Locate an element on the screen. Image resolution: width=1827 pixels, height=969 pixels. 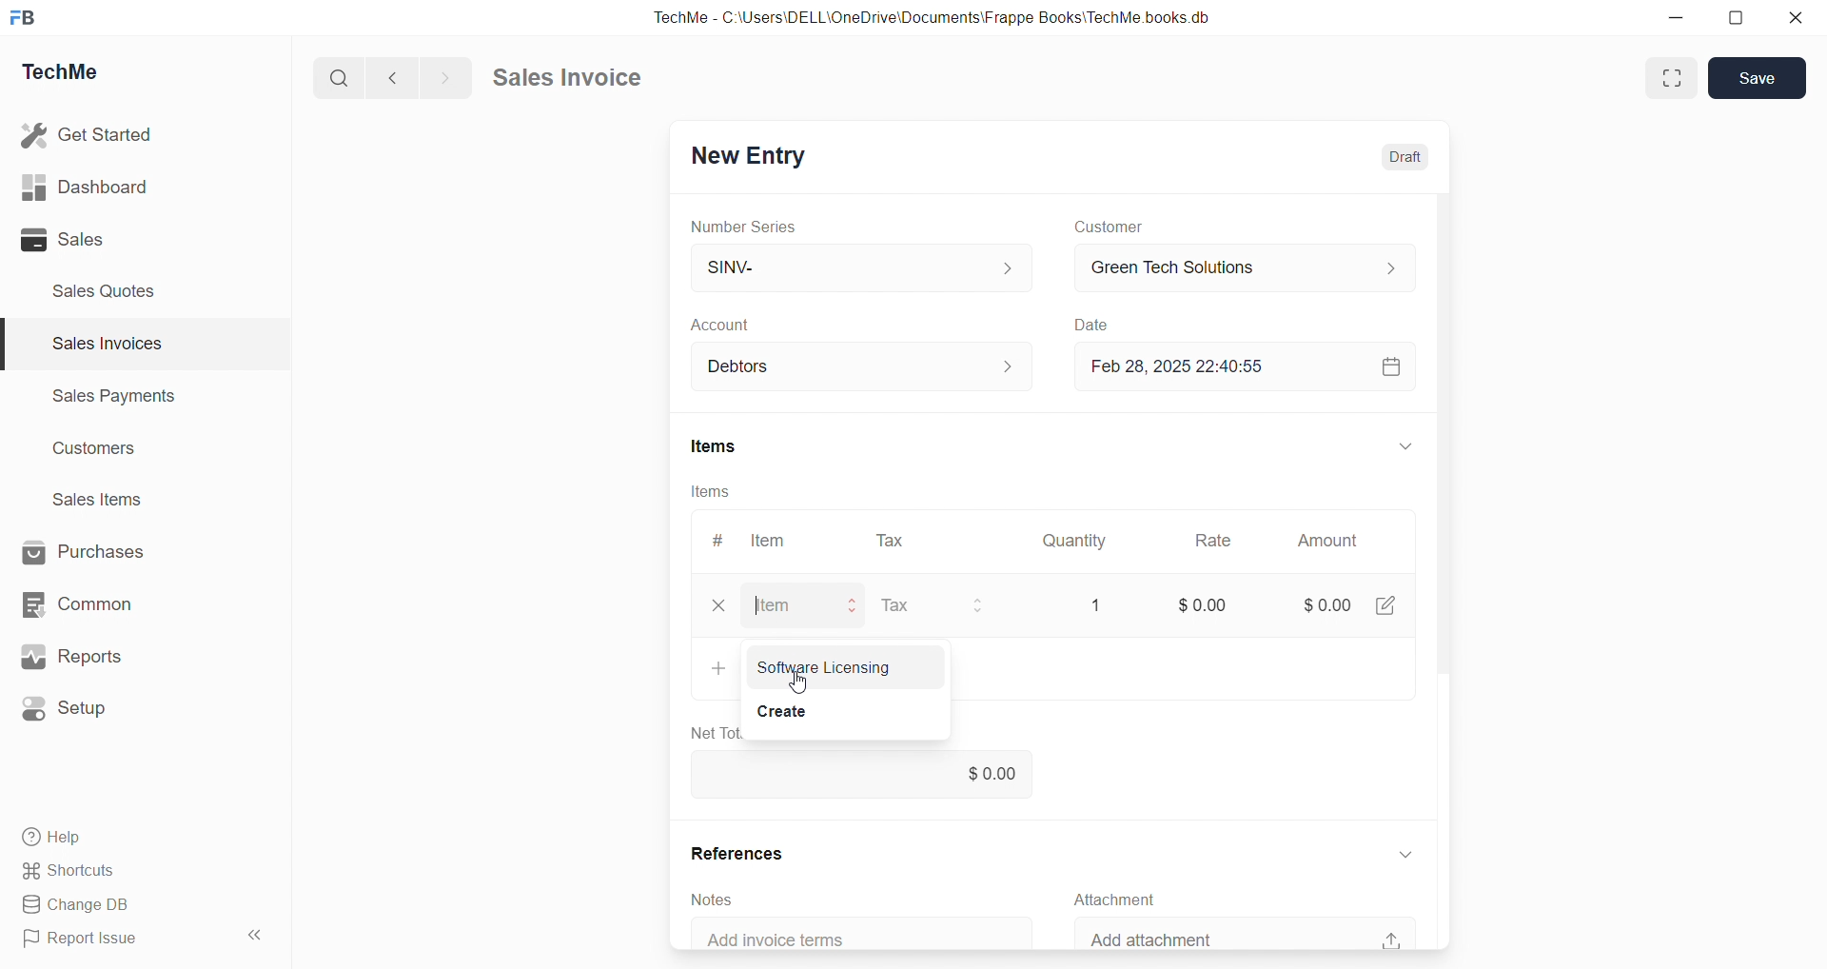
Add invoice terms is located at coordinates (786, 939).